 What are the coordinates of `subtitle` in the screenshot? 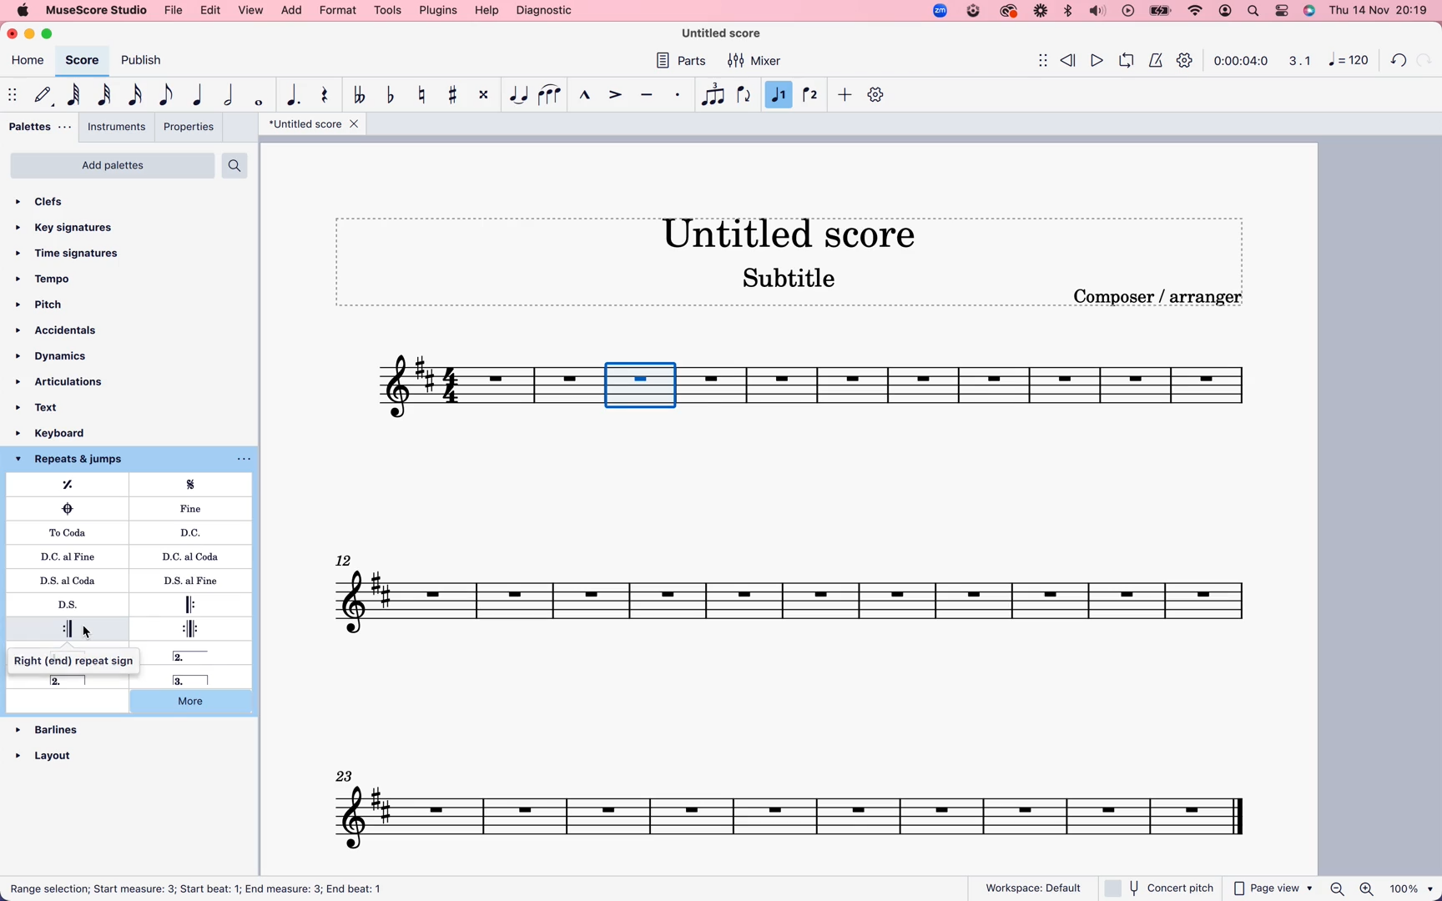 It's located at (791, 280).